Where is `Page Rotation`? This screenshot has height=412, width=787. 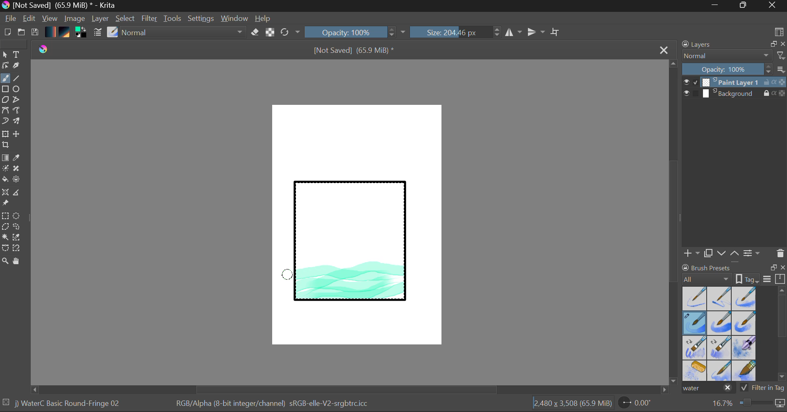
Page Rotation is located at coordinates (639, 404).